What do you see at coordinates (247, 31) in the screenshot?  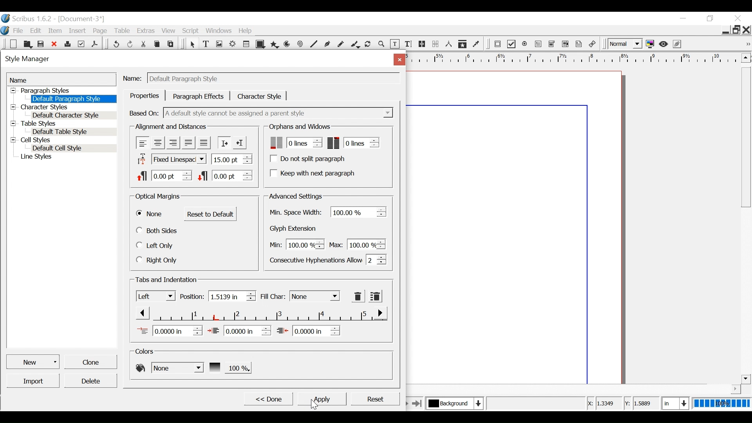 I see `Help` at bounding box center [247, 31].